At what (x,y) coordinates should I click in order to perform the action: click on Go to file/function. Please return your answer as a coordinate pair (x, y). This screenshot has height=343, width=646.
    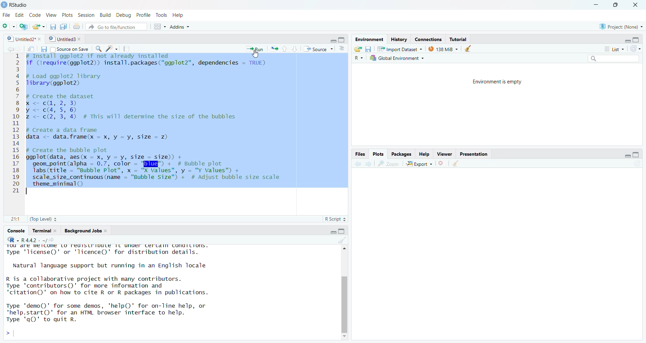
    Looking at the image, I should click on (116, 27).